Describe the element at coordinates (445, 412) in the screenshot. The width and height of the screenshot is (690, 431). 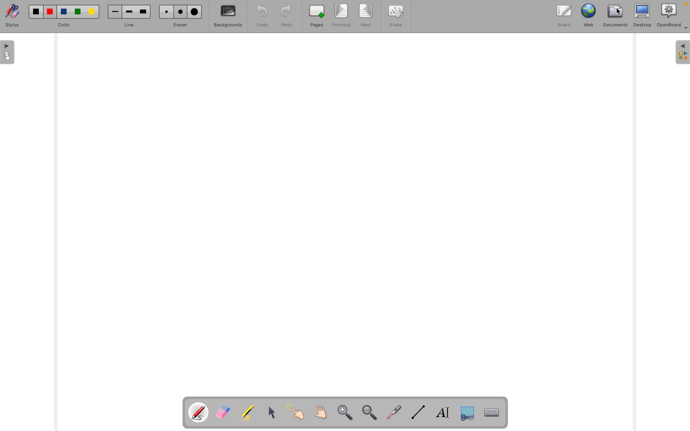
I see `write text` at that location.